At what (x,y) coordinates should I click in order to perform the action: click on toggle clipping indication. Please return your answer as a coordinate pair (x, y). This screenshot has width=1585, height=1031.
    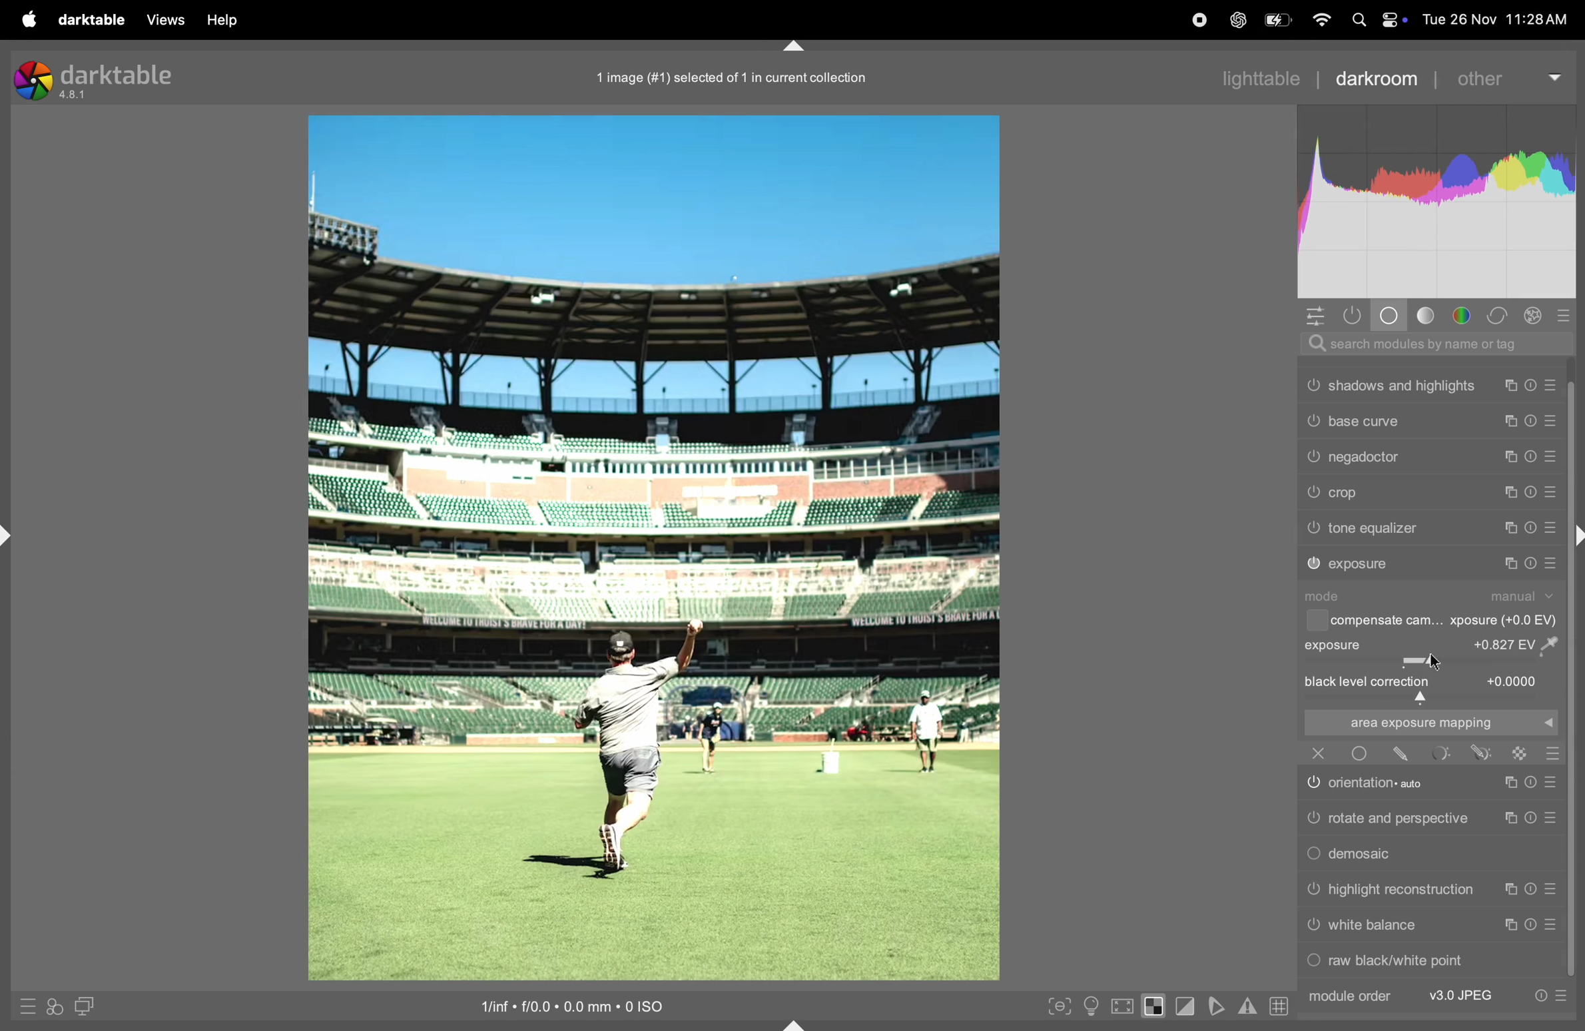
    Looking at the image, I should click on (1188, 1007).